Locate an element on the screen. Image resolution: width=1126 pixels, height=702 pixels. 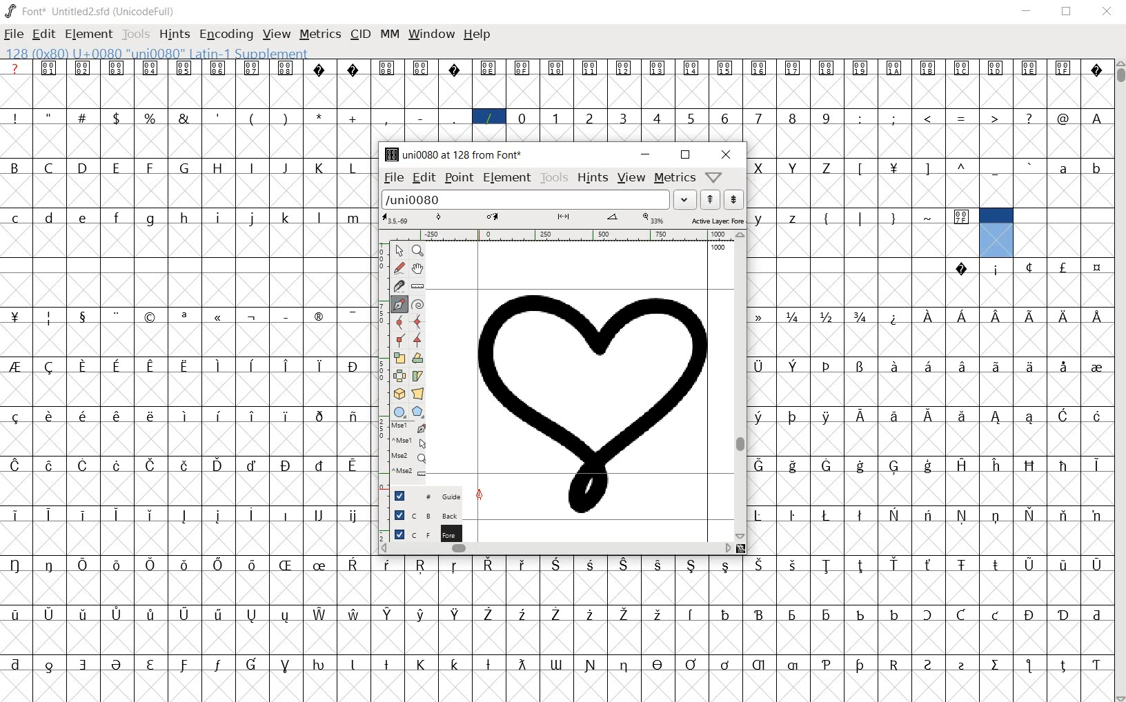
glyph is located at coordinates (219, 218).